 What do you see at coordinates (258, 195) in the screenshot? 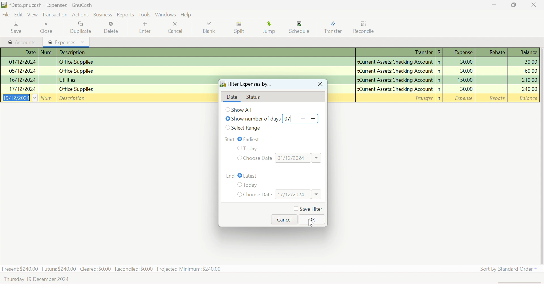
I see `Choose Date` at bounding box center [258, 195].